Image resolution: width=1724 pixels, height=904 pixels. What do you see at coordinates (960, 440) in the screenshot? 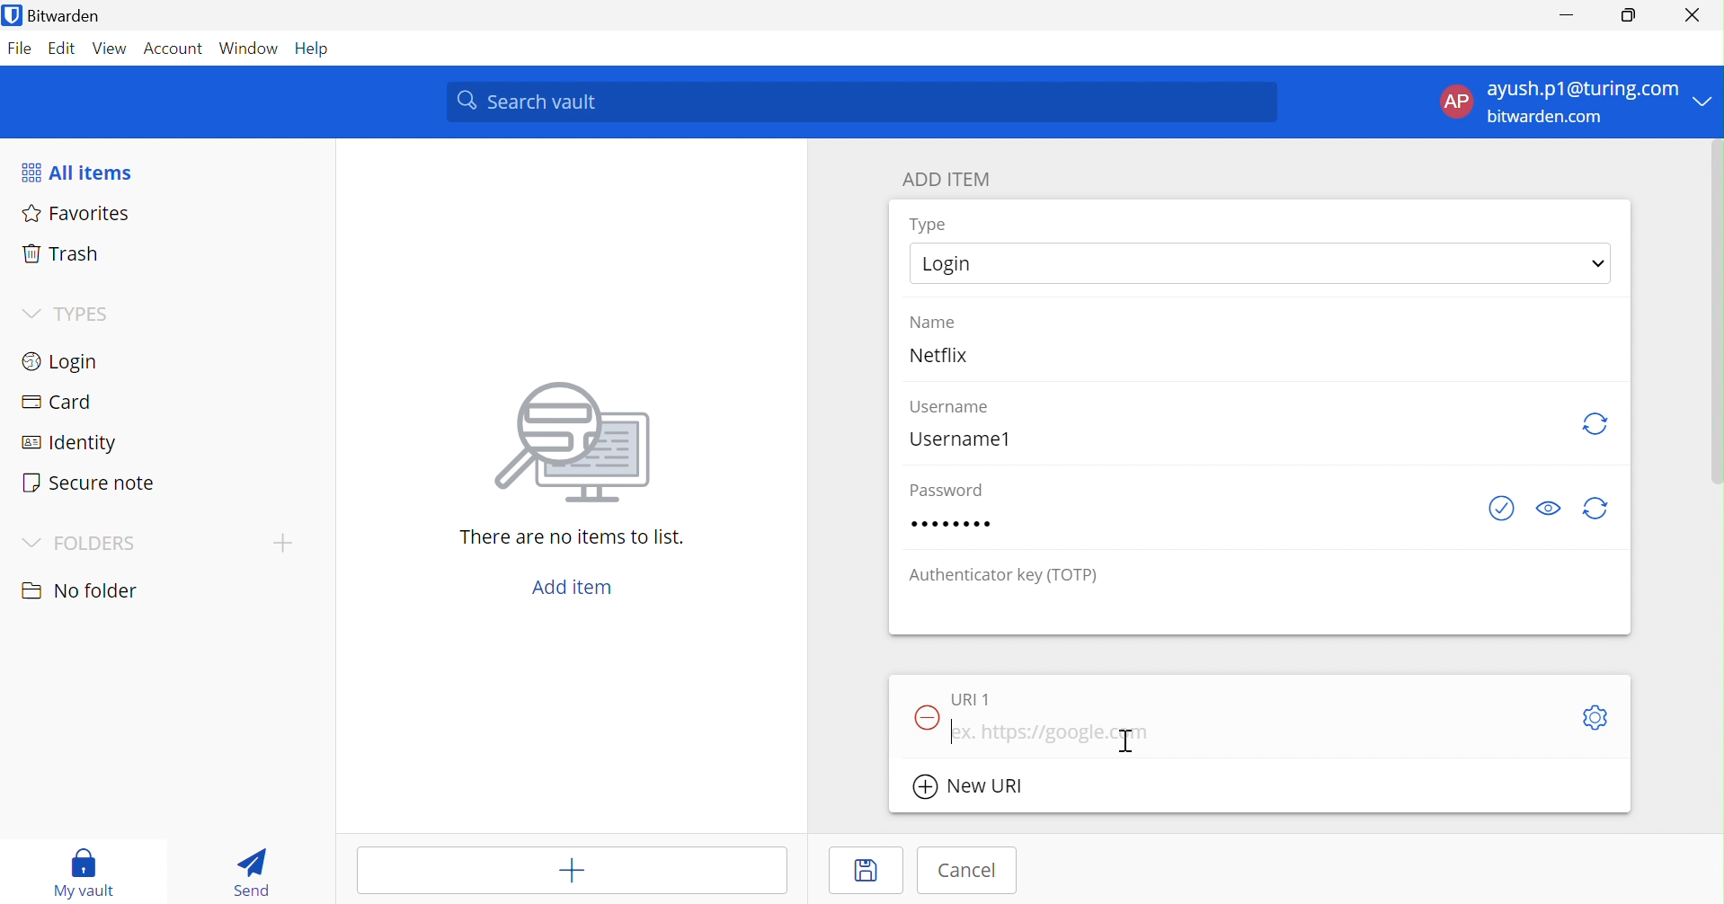
I see `Username1` at bounding box center [960, 440].